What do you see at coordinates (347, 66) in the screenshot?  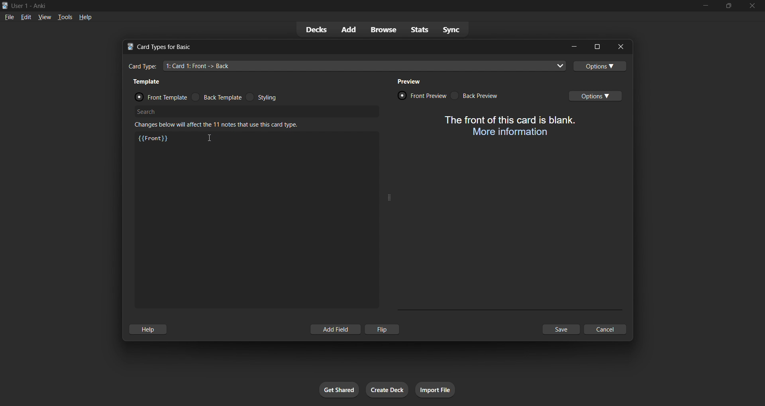 I see `card type input field` at bounding box center [347, 66].